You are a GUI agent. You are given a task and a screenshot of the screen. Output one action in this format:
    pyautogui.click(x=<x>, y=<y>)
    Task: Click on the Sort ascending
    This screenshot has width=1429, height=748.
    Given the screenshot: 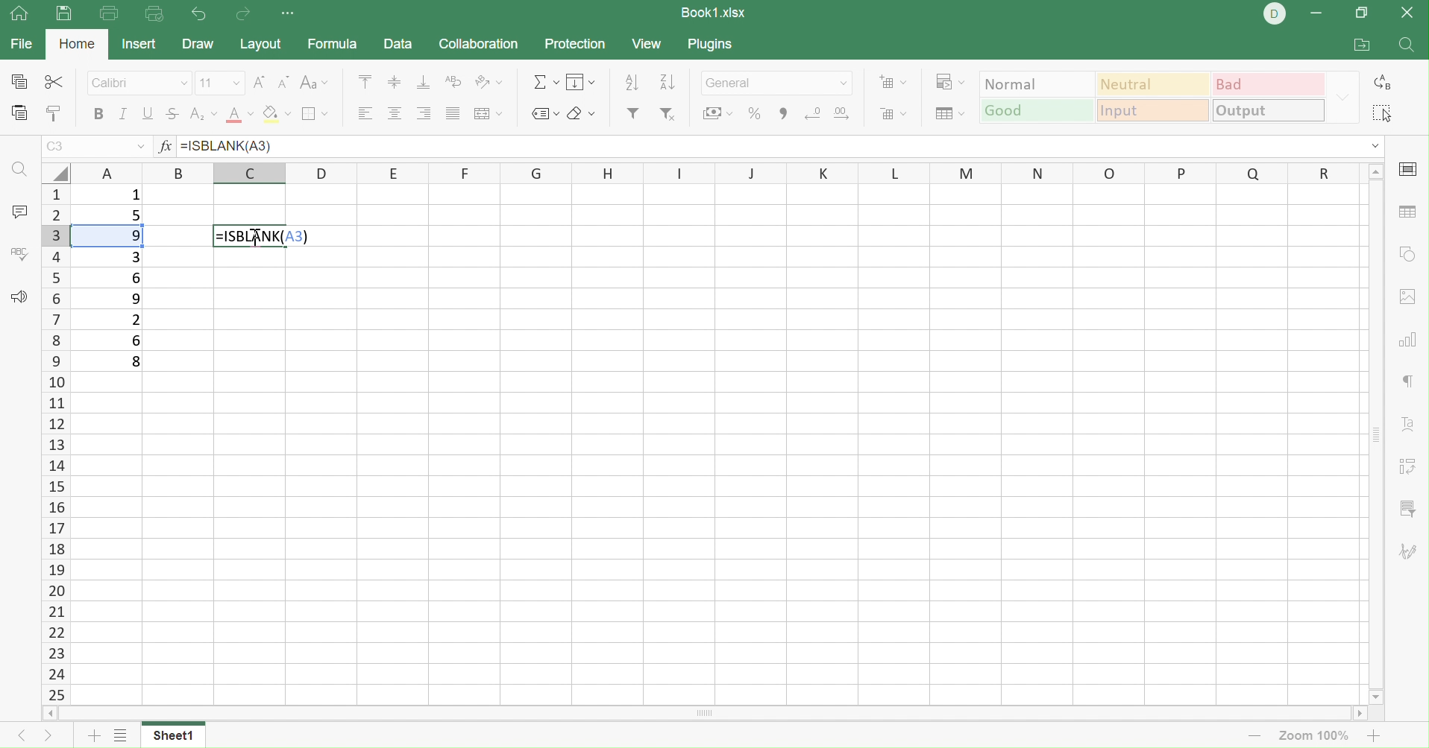 What is the action you would take?
    pyautogui.click(x=668, y=80)
    